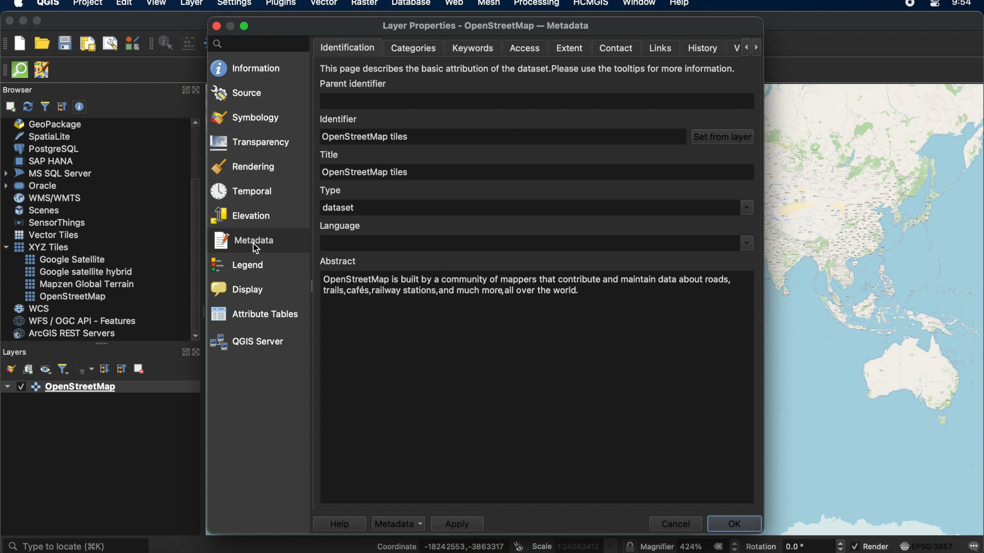  What do you see at coordinates (9, 368) in the screenshot?
I see `open the layer styling panel` at bounding box center [9, 368].